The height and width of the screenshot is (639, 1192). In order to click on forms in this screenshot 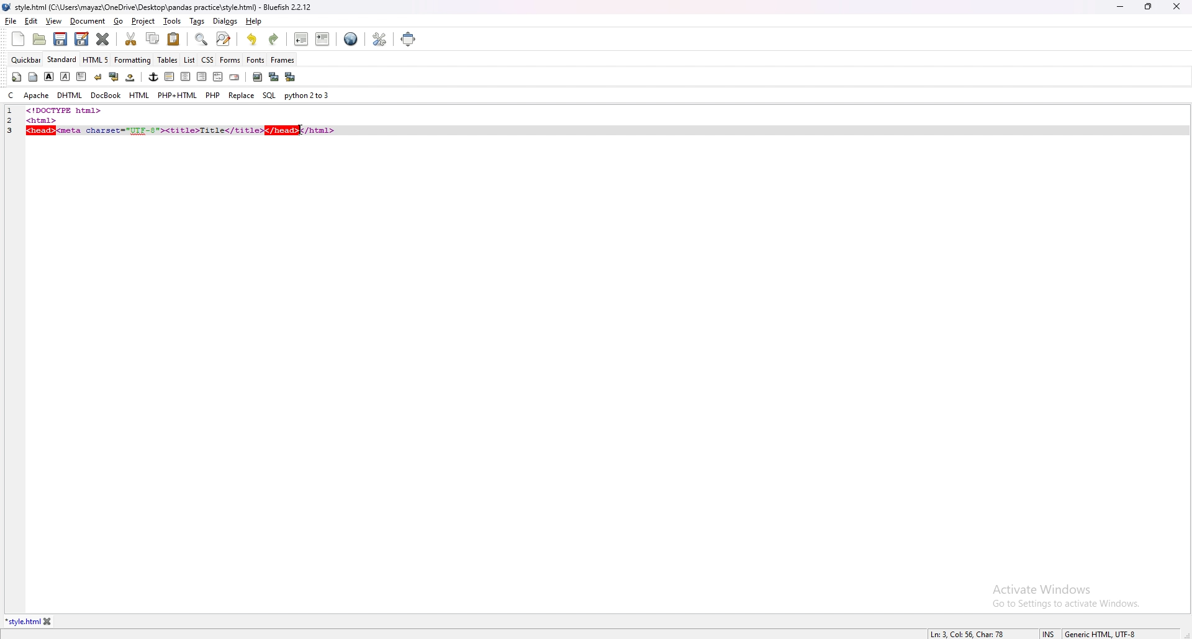, I will do `click(230, 59)`.